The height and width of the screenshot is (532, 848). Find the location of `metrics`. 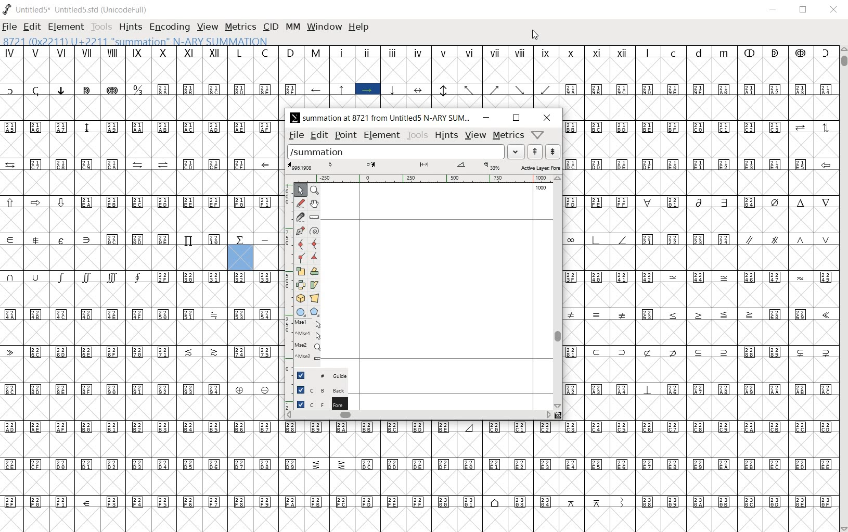

metrics is located at coordinates (507, 135).